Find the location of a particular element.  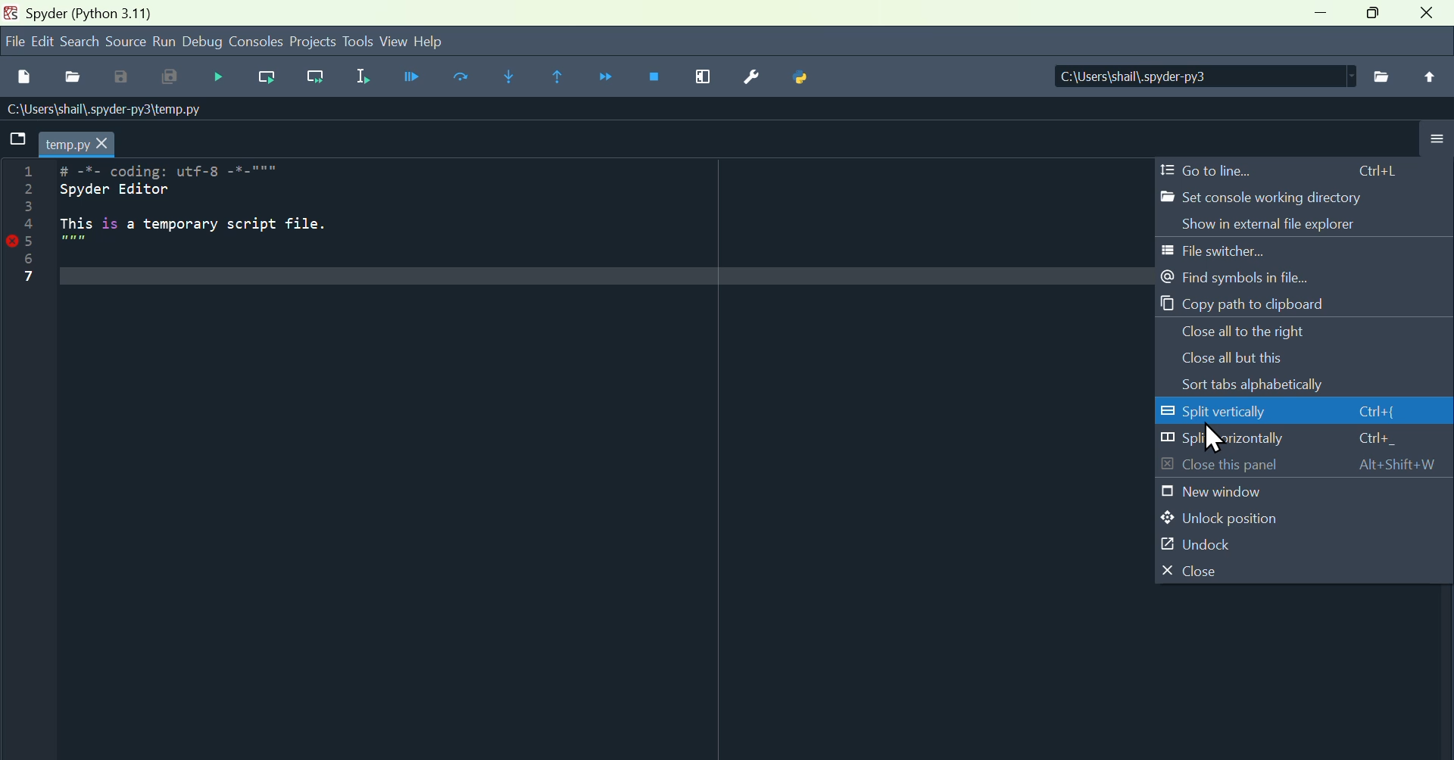

Projects is located at coordinates (311, 44).